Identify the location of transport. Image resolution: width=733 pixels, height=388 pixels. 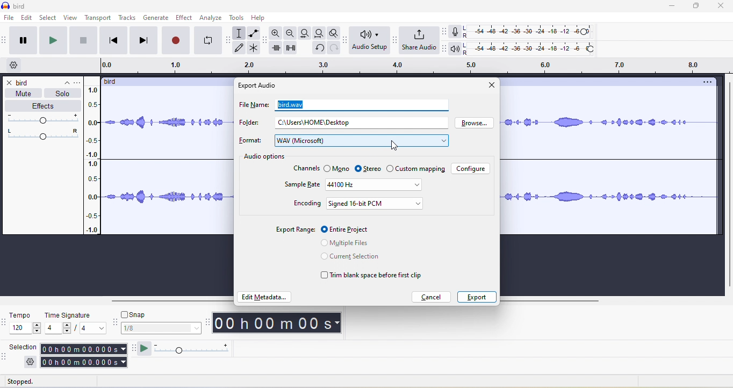
(98, 18).